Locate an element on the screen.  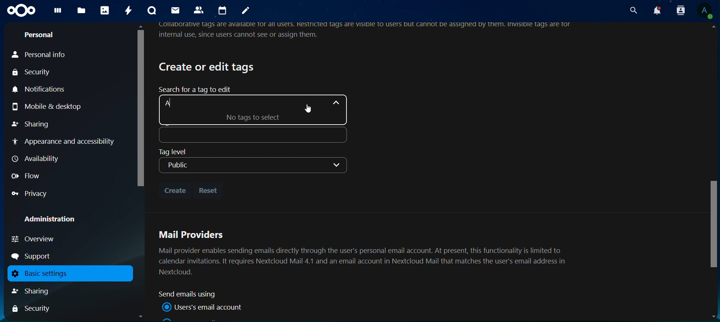
Security is located at coordinates (32, 309).